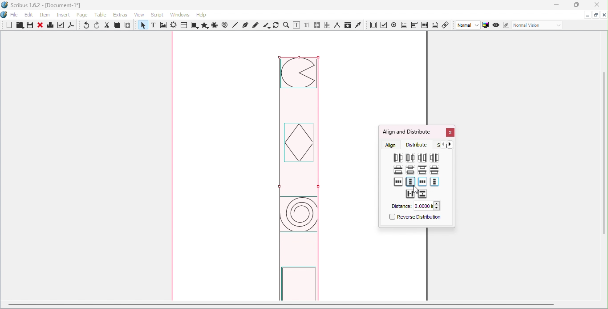  What do you see at coordinates (391, 145) in the screenshot?
I see `Align` at bounding box center [391, 145].